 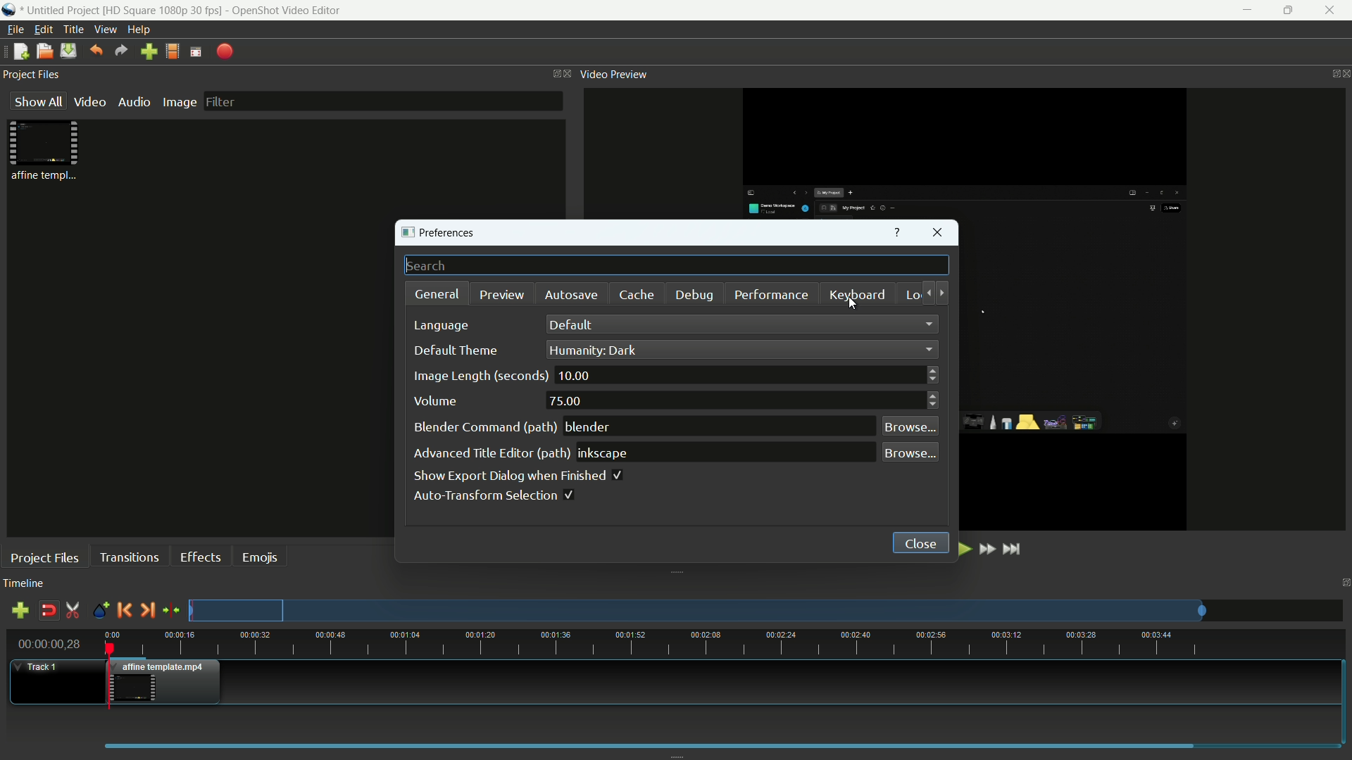 What do you see at coordinates (98, 611) in the screenshot?
I see `create marker` at bounding box center [98, 611].